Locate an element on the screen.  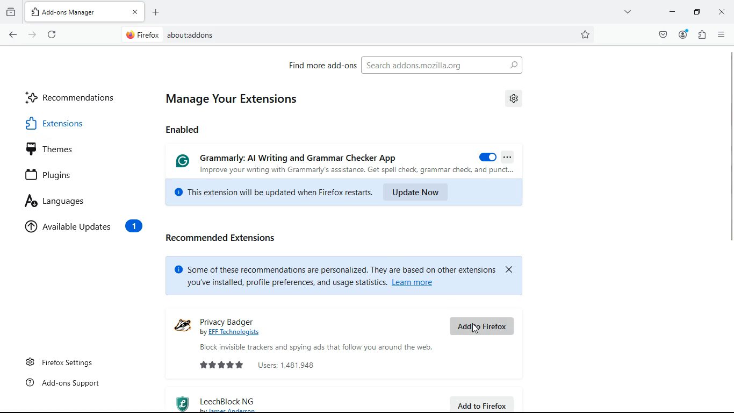
by EEE Technologists is located at coordinates (228, 333).